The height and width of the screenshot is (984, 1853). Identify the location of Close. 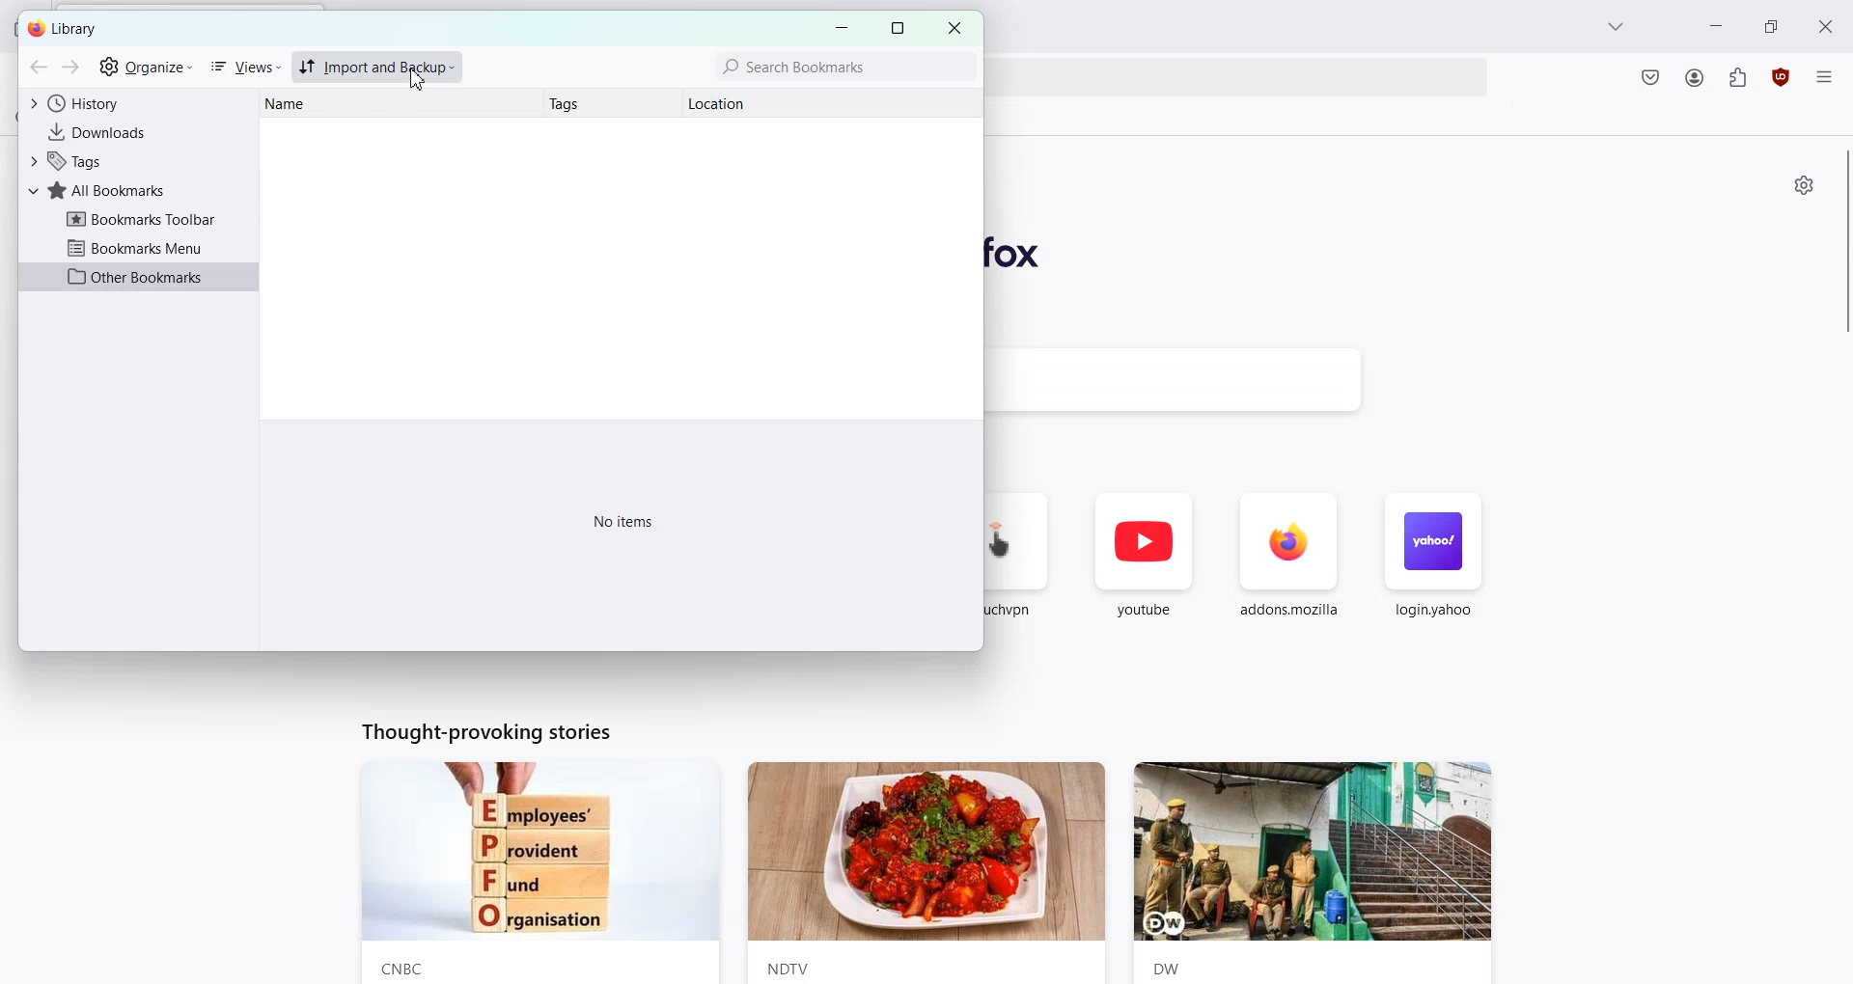
(1827, 25).